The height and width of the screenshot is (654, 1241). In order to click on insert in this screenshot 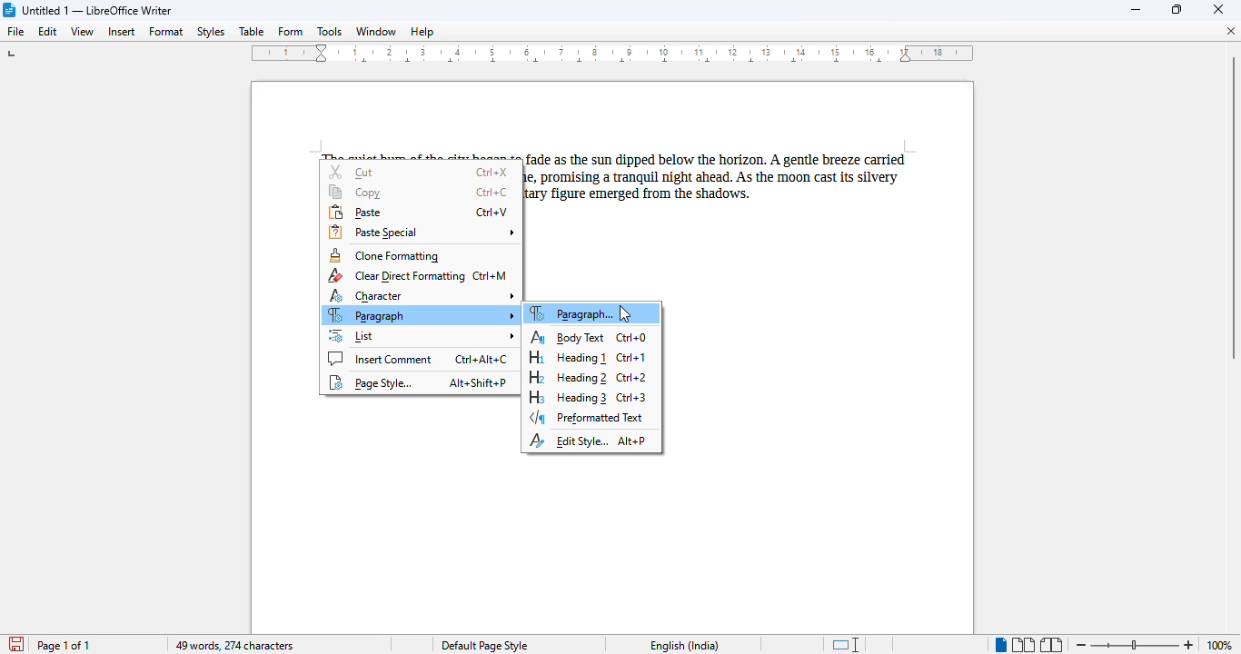, I will do `click(122, 32)`.